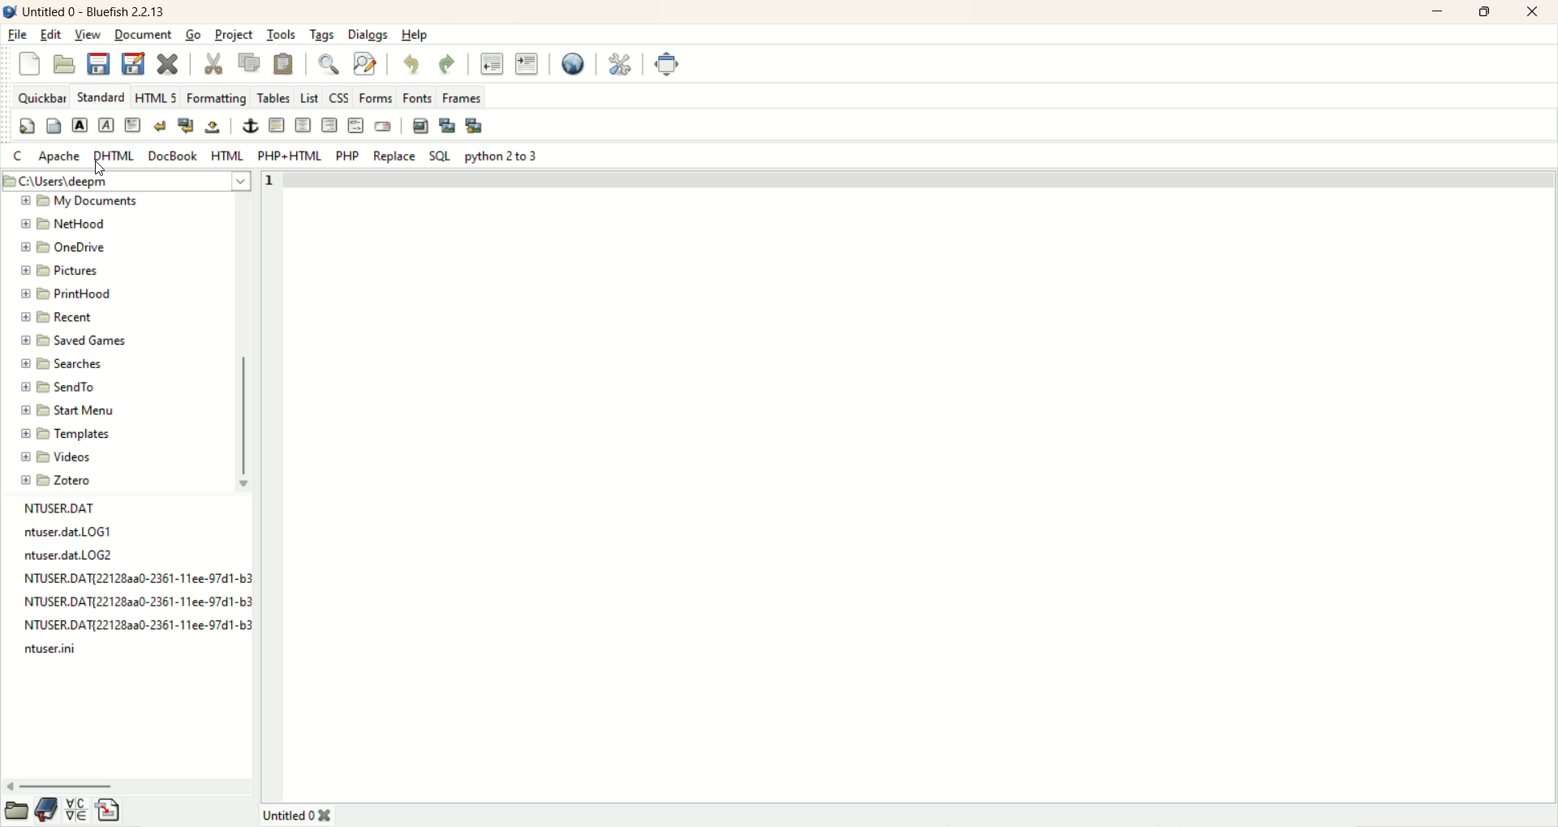 The height and width of the screenshot is (827, 1558). Describe the element at coordinates (308, 96) in the screenshot. I see `list` at that location.